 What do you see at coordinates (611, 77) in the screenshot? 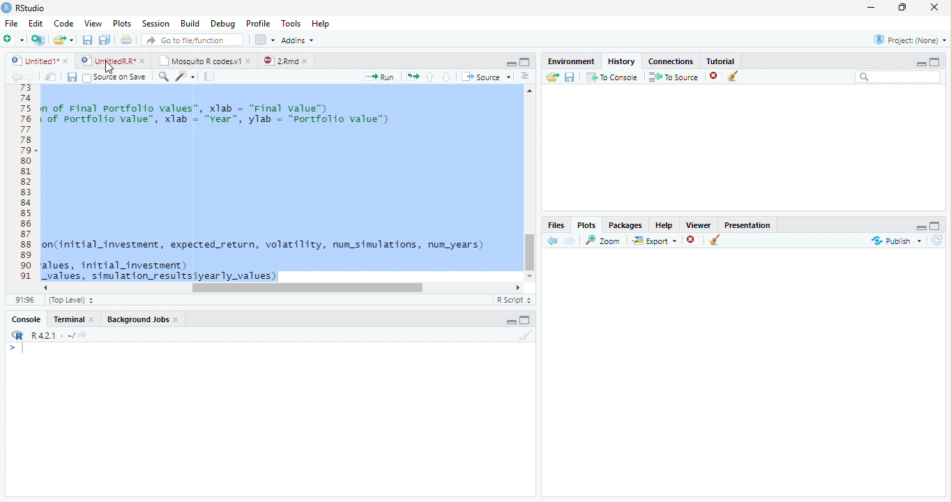
I see `To Console` at bounding box center [611, 77].